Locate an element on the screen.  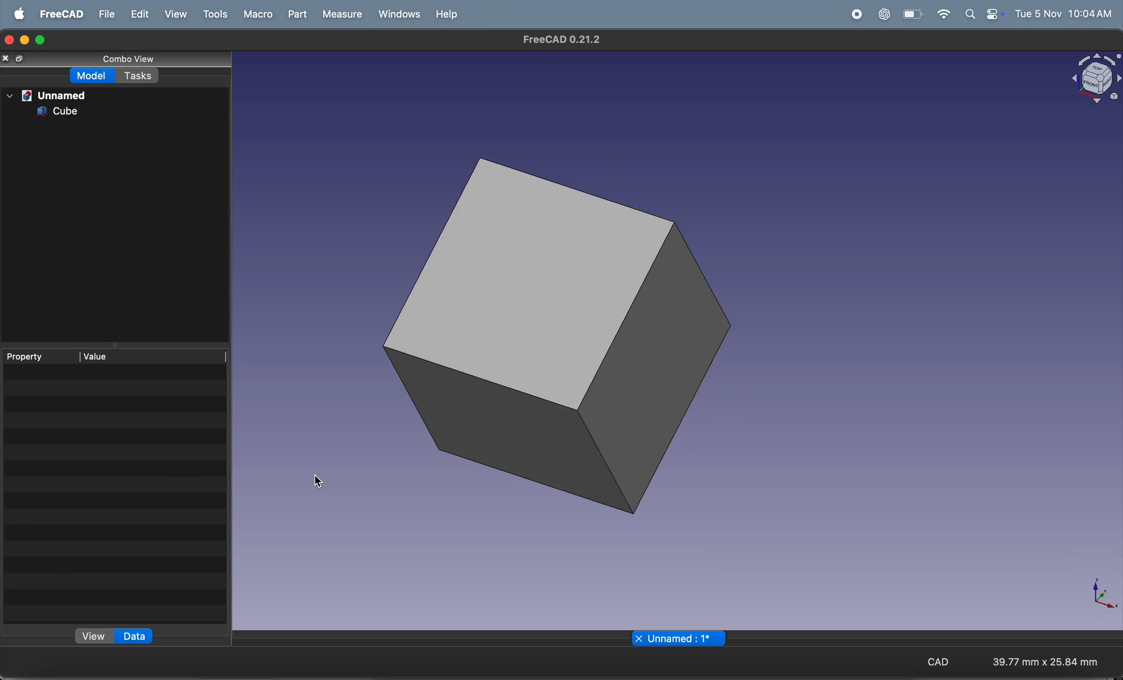
closing is located at coordinates (11, 40).